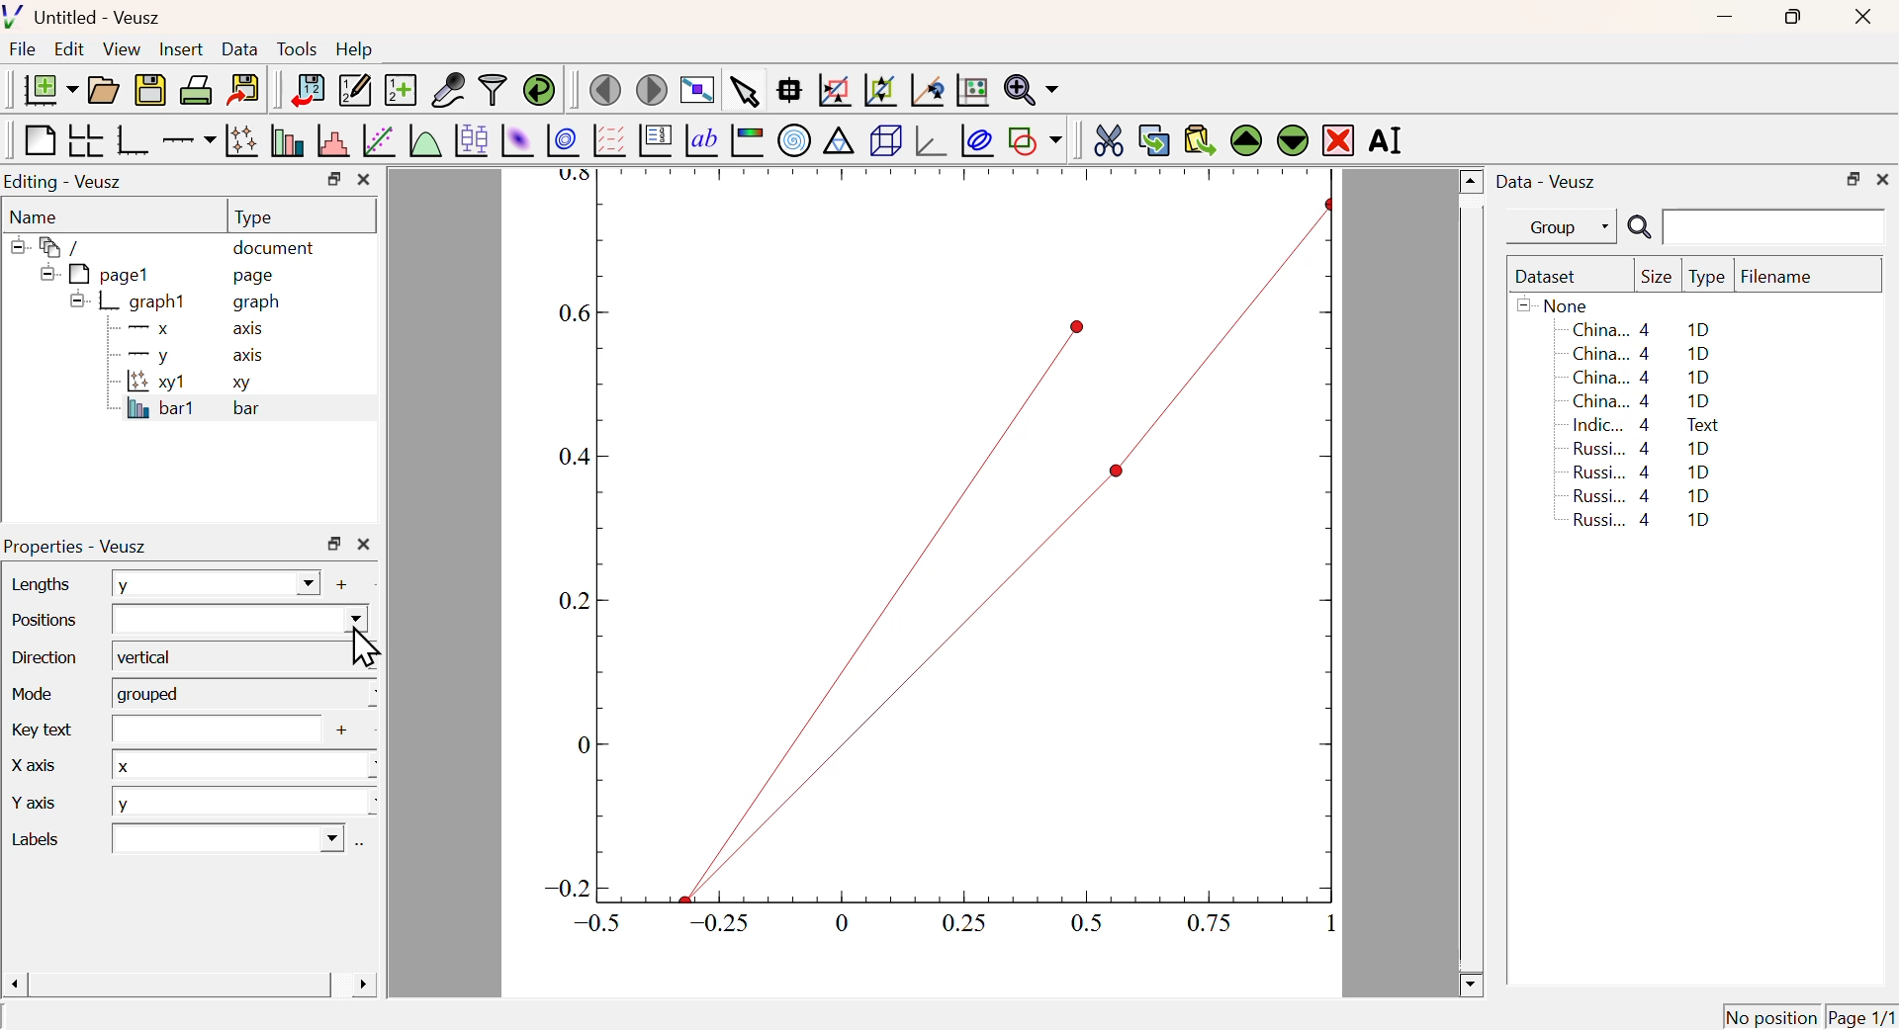 The height and width of the screenshot is (1030, 1899). I want to click on Open a document, so click(102, 90).